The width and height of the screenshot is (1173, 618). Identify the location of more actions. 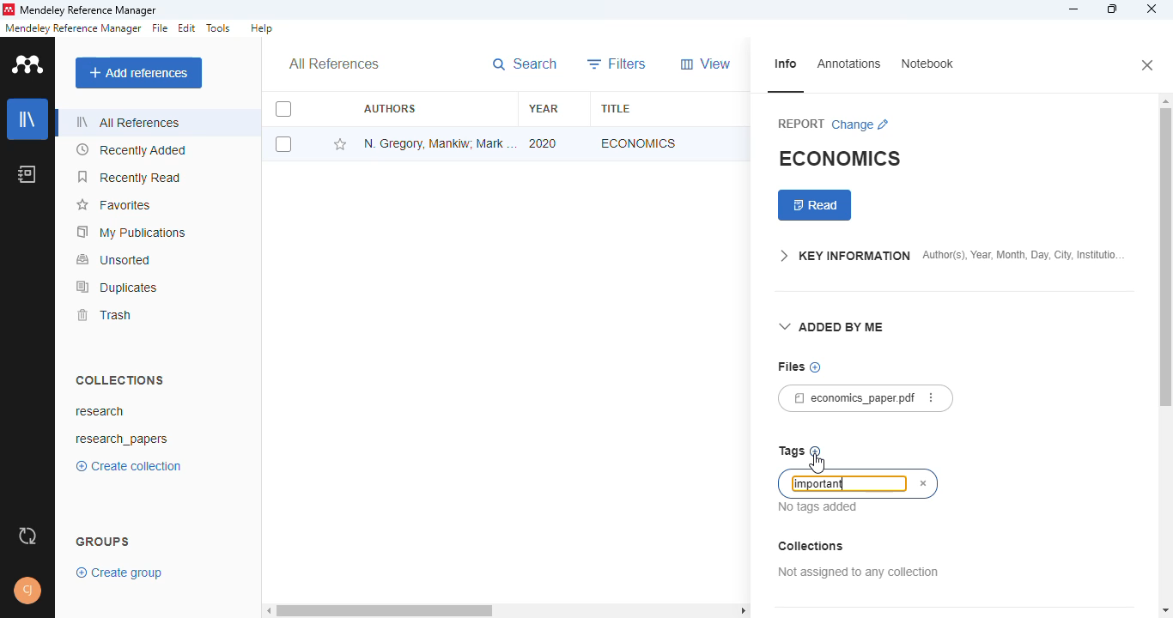
(931, 397).